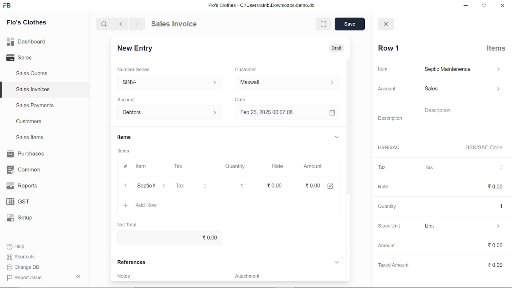 Image resolution: width=512 pixels, height=288 pixels. What do you see at coordinates (135, 263) in the screenshot?
I see `References.` at bounding box center [135, 263].